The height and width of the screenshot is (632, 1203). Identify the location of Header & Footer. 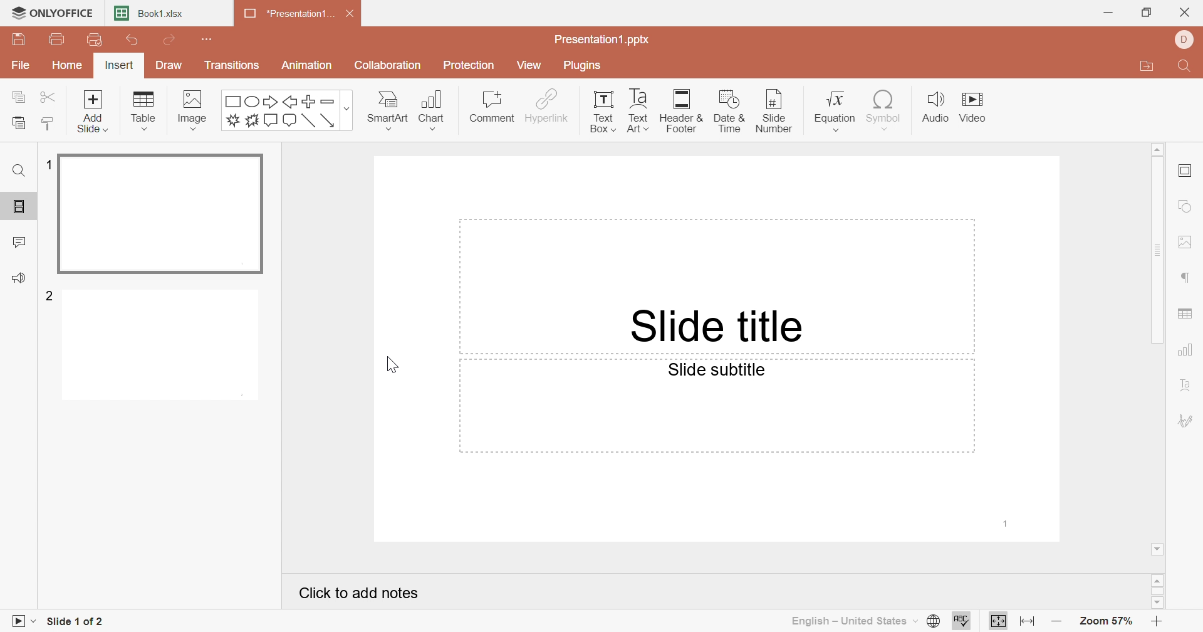
(683, 112).